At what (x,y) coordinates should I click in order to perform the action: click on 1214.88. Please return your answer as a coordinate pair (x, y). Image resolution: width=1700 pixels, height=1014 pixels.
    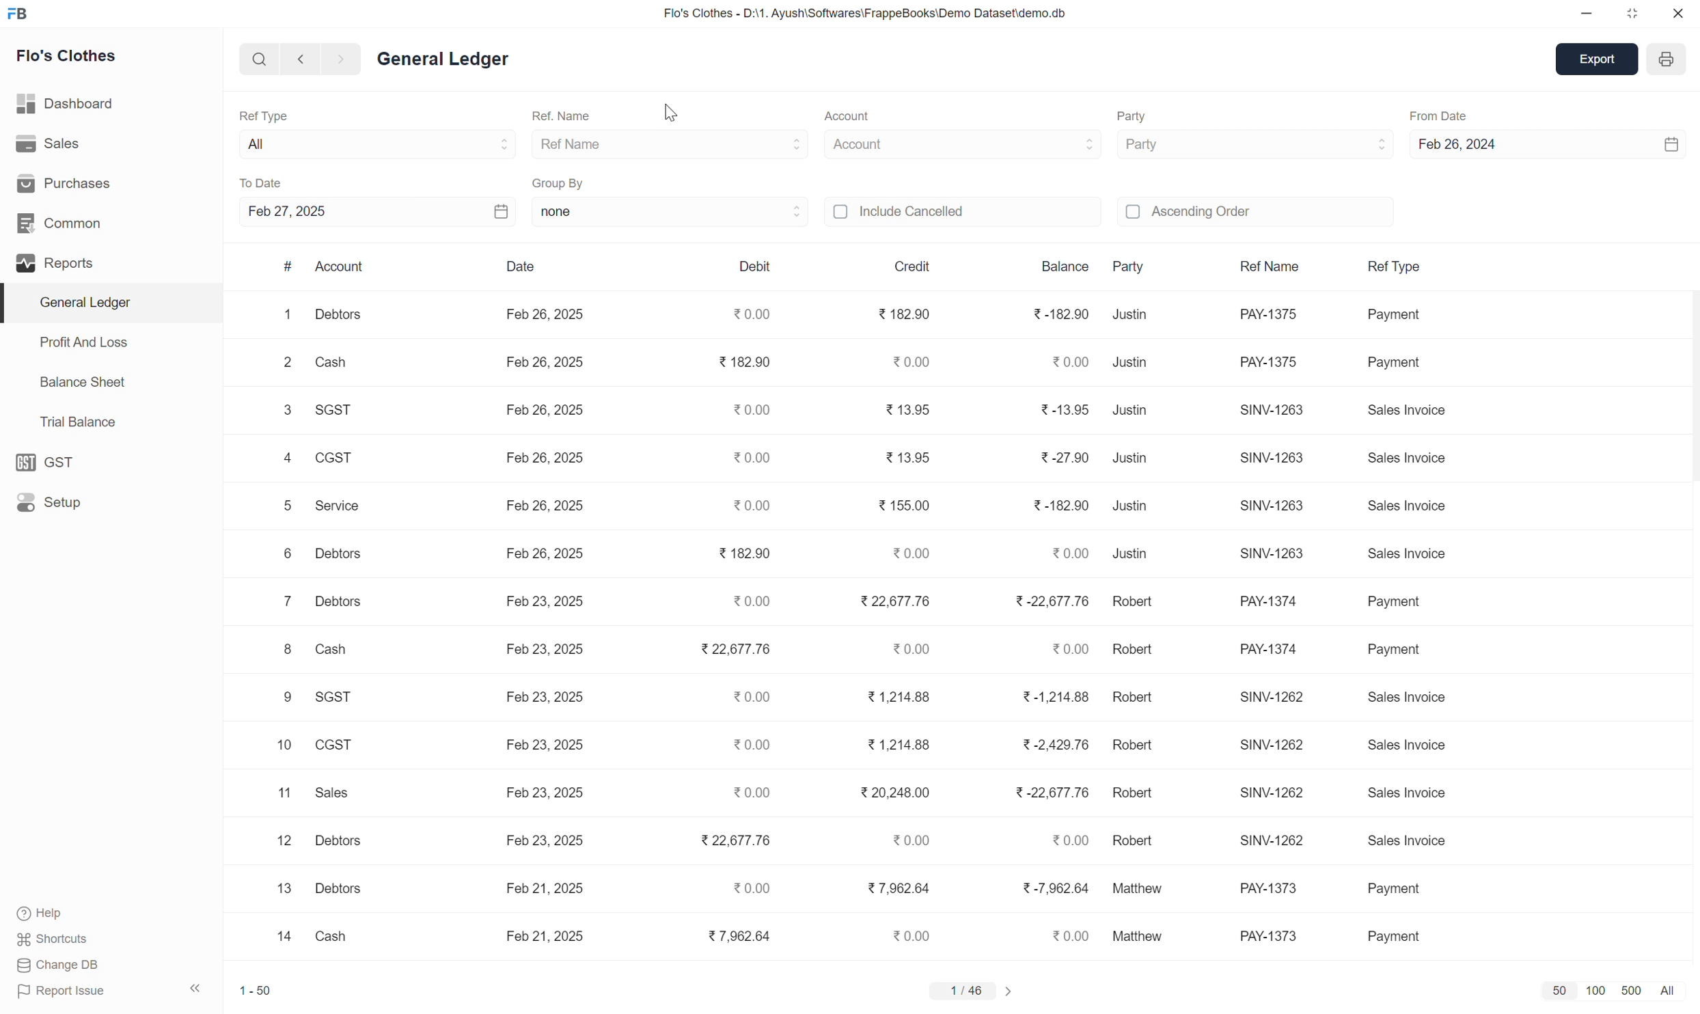
    Looking at the image, I should click on (901, 744).